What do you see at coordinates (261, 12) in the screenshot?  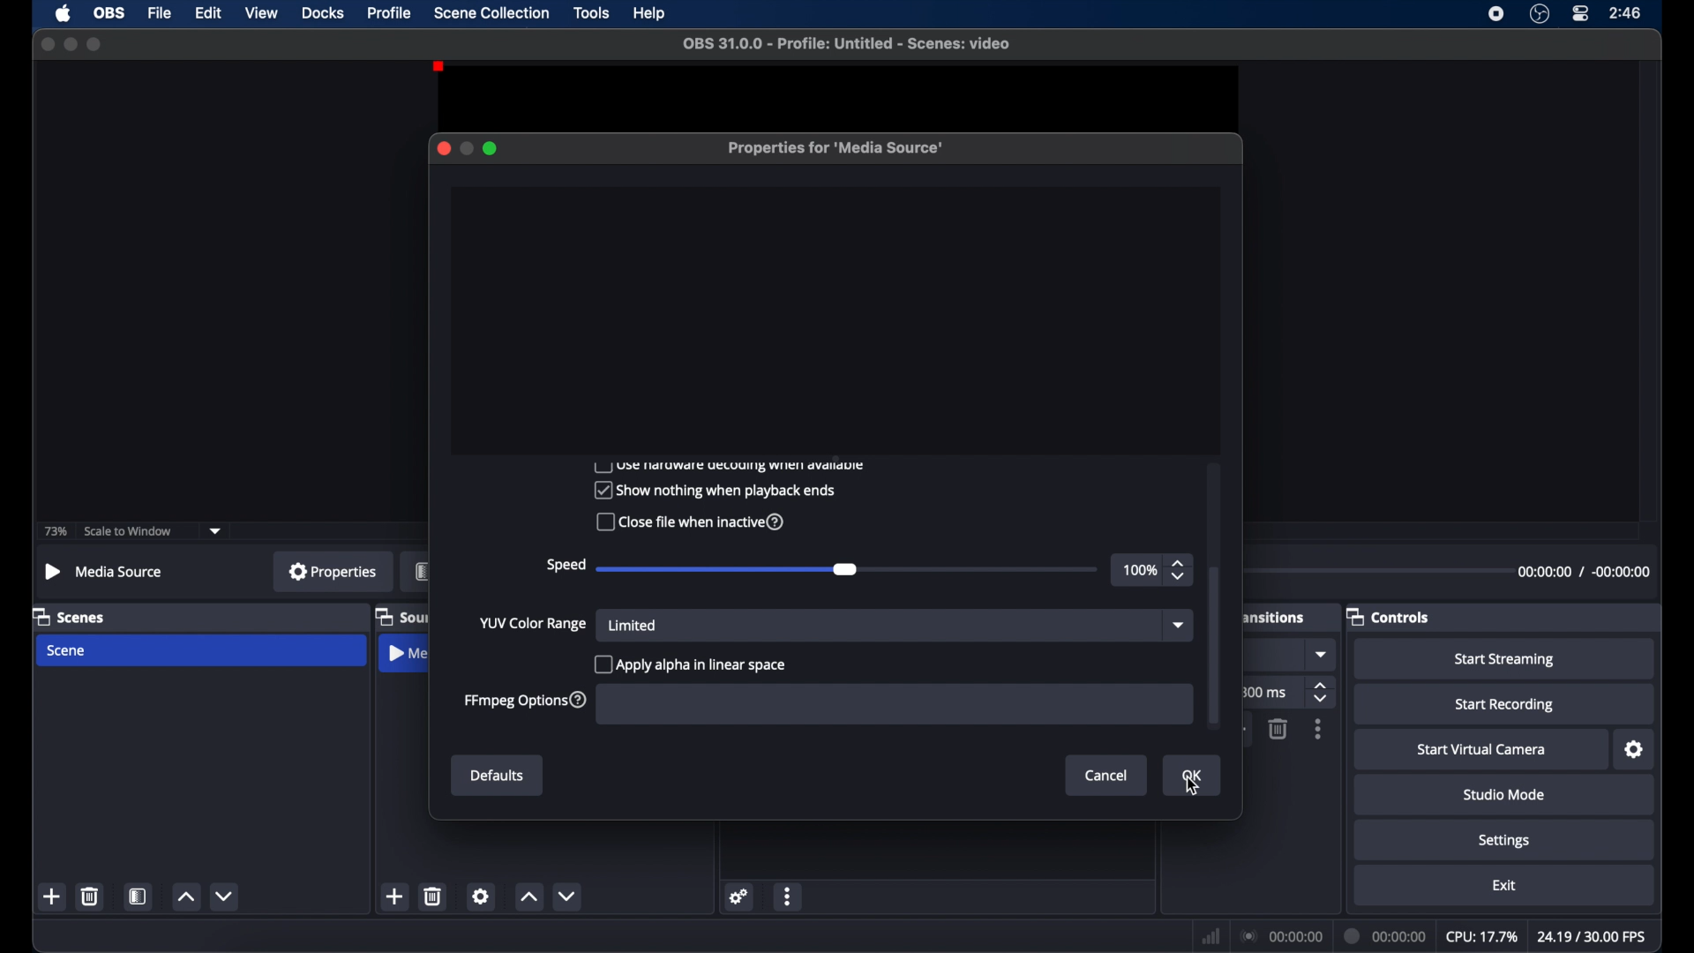 I see `view` at bounding box center [261, 12].